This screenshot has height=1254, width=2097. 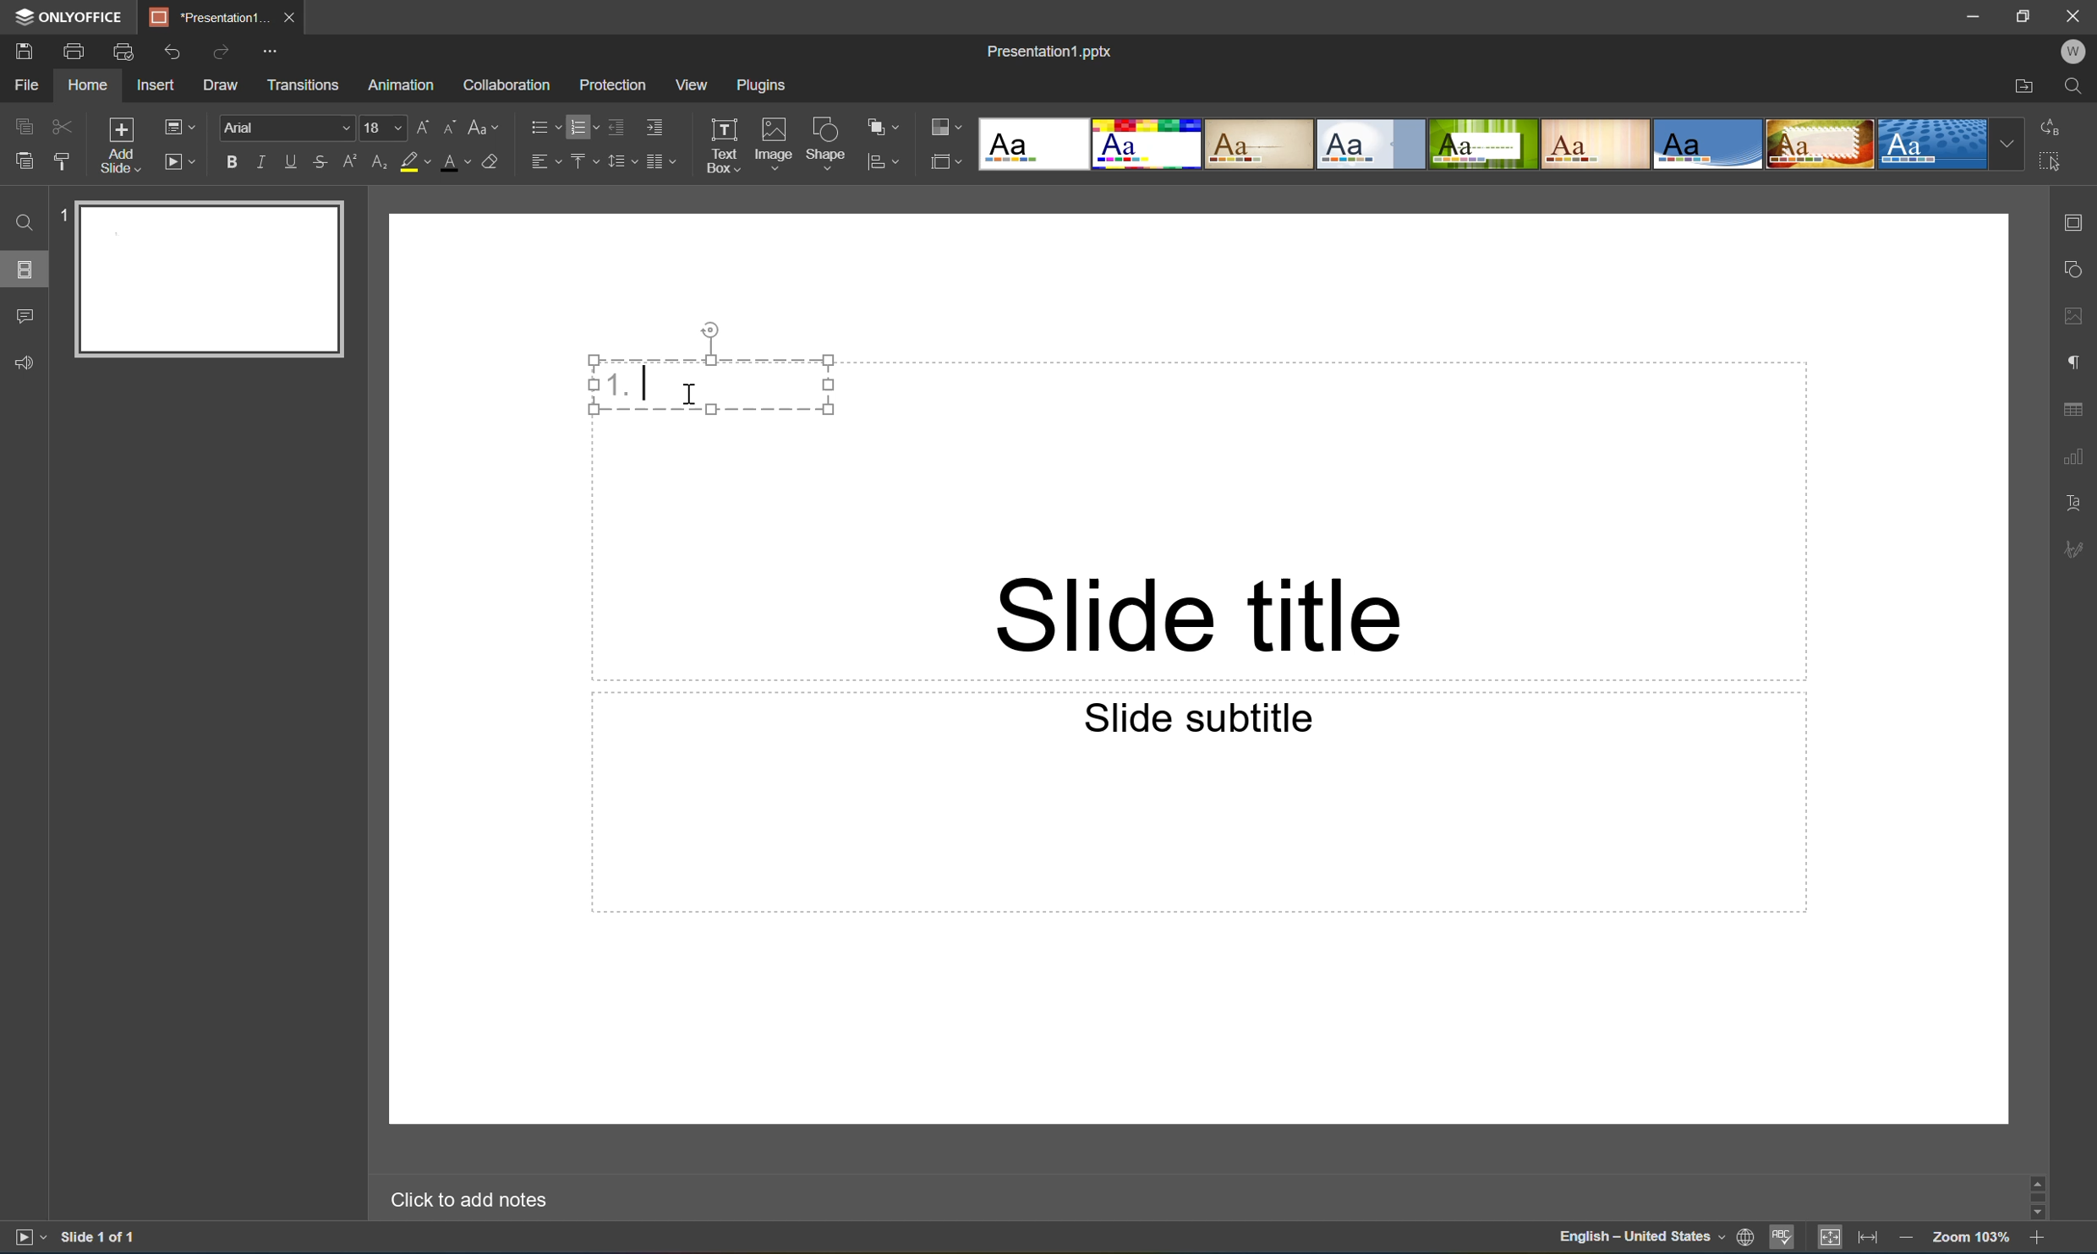 What do you see at coordinates (180, 162) in the screenshot?
I see `Slide show` at bounding box center [180, 162].